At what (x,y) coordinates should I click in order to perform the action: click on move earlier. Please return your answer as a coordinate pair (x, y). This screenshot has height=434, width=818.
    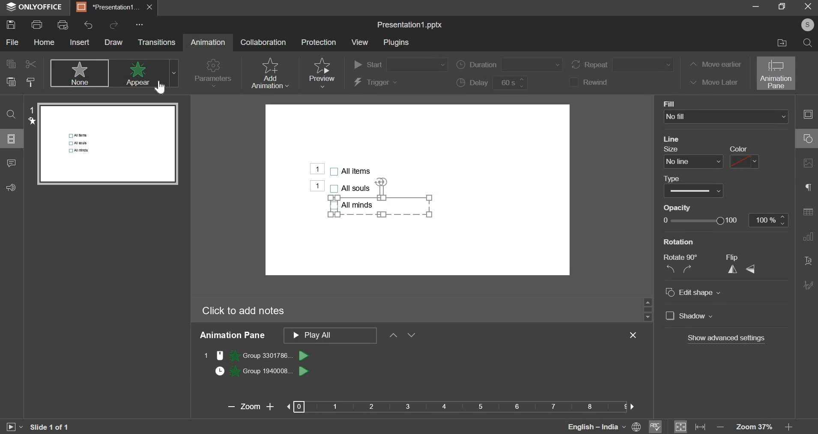
    Looking at the image, I should click on (714, 65).